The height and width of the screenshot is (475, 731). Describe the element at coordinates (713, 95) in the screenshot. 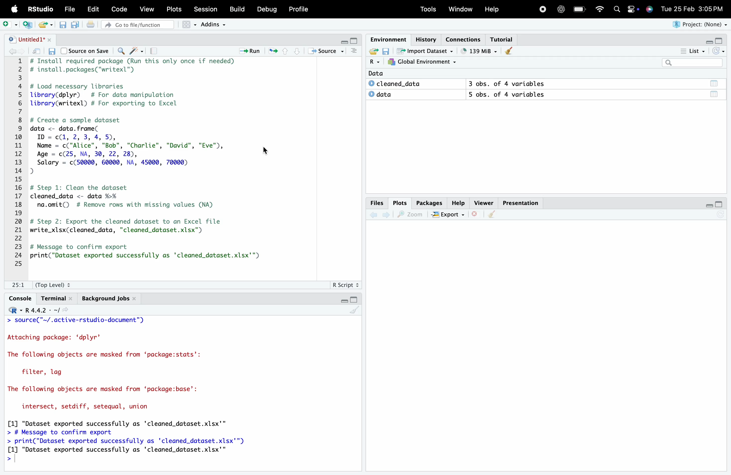

I see `Data/Table` at that location.